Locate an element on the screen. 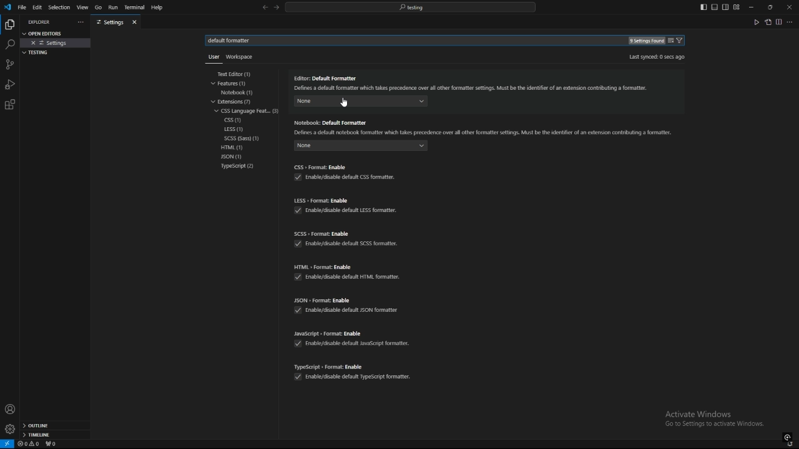 This screenshot has height=449, width=799. extensions is located at coordinates (10, 105).